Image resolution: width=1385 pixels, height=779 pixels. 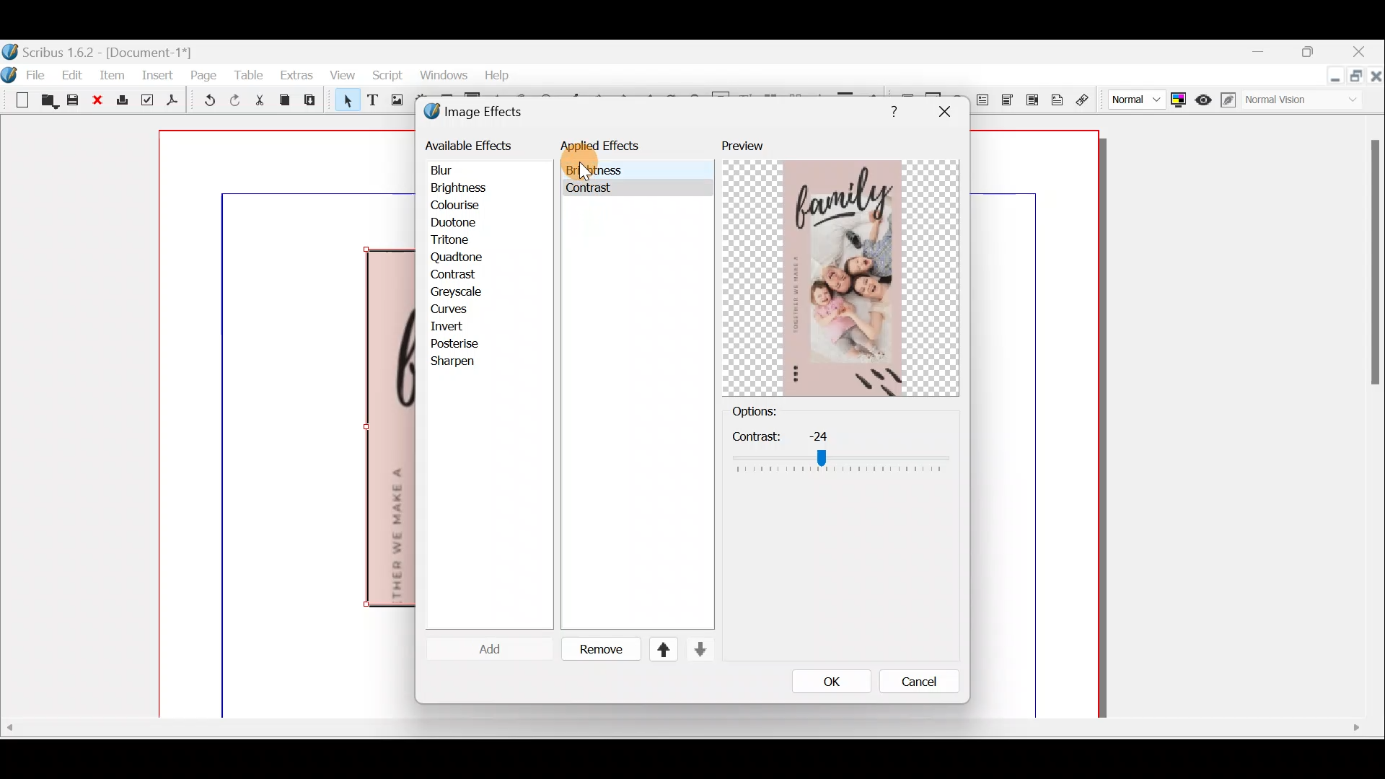 I want to click on Cancel, so click(x=910, y=685).